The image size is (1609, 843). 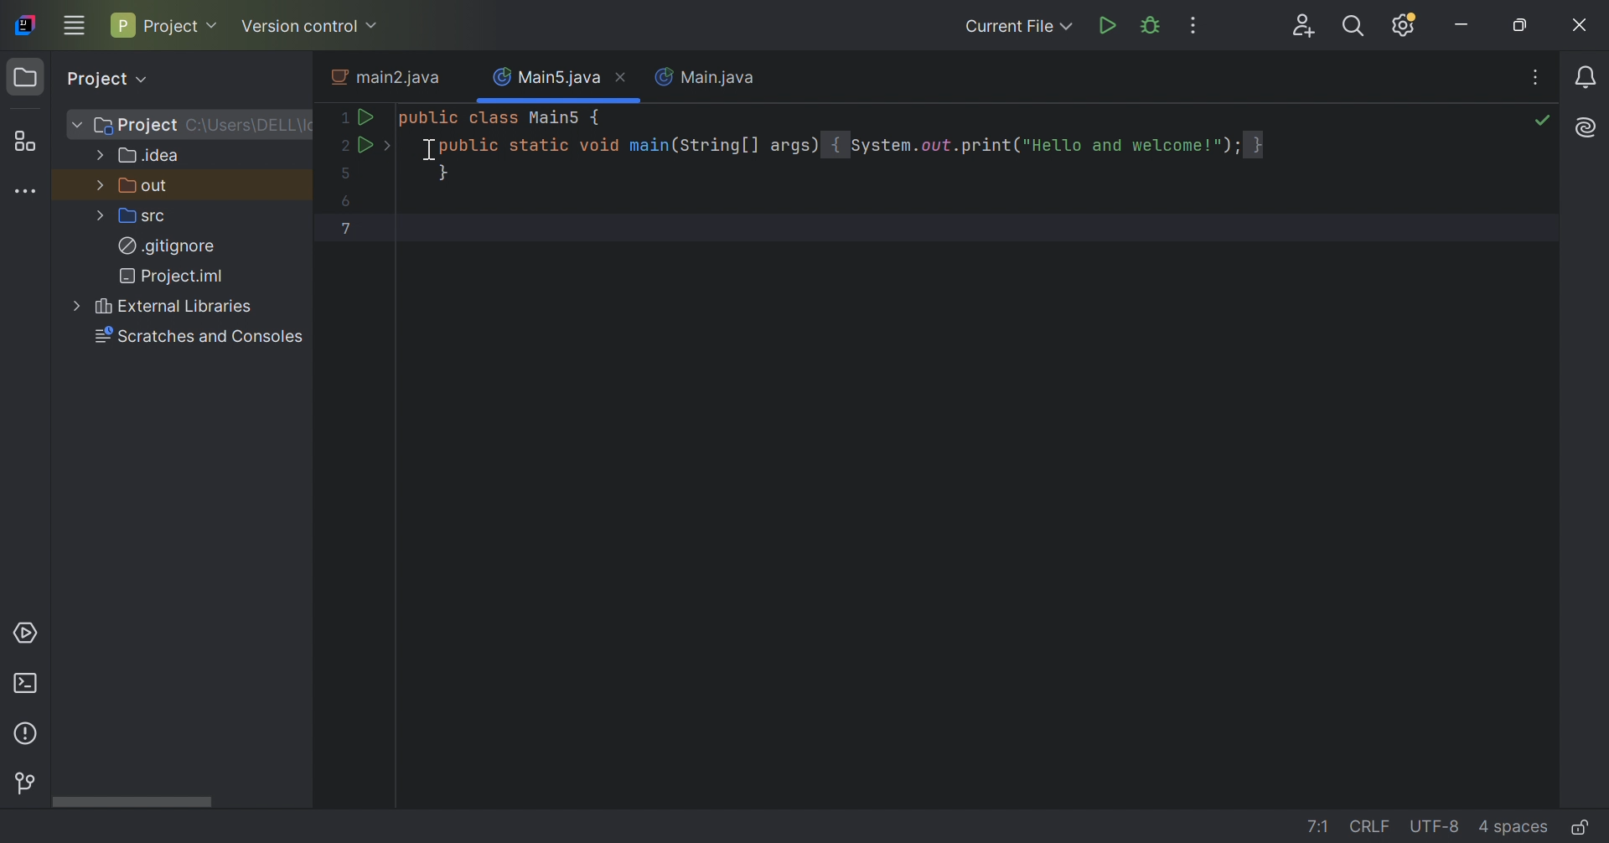 I want to click on Project.iml, so click(x=177, y=277).